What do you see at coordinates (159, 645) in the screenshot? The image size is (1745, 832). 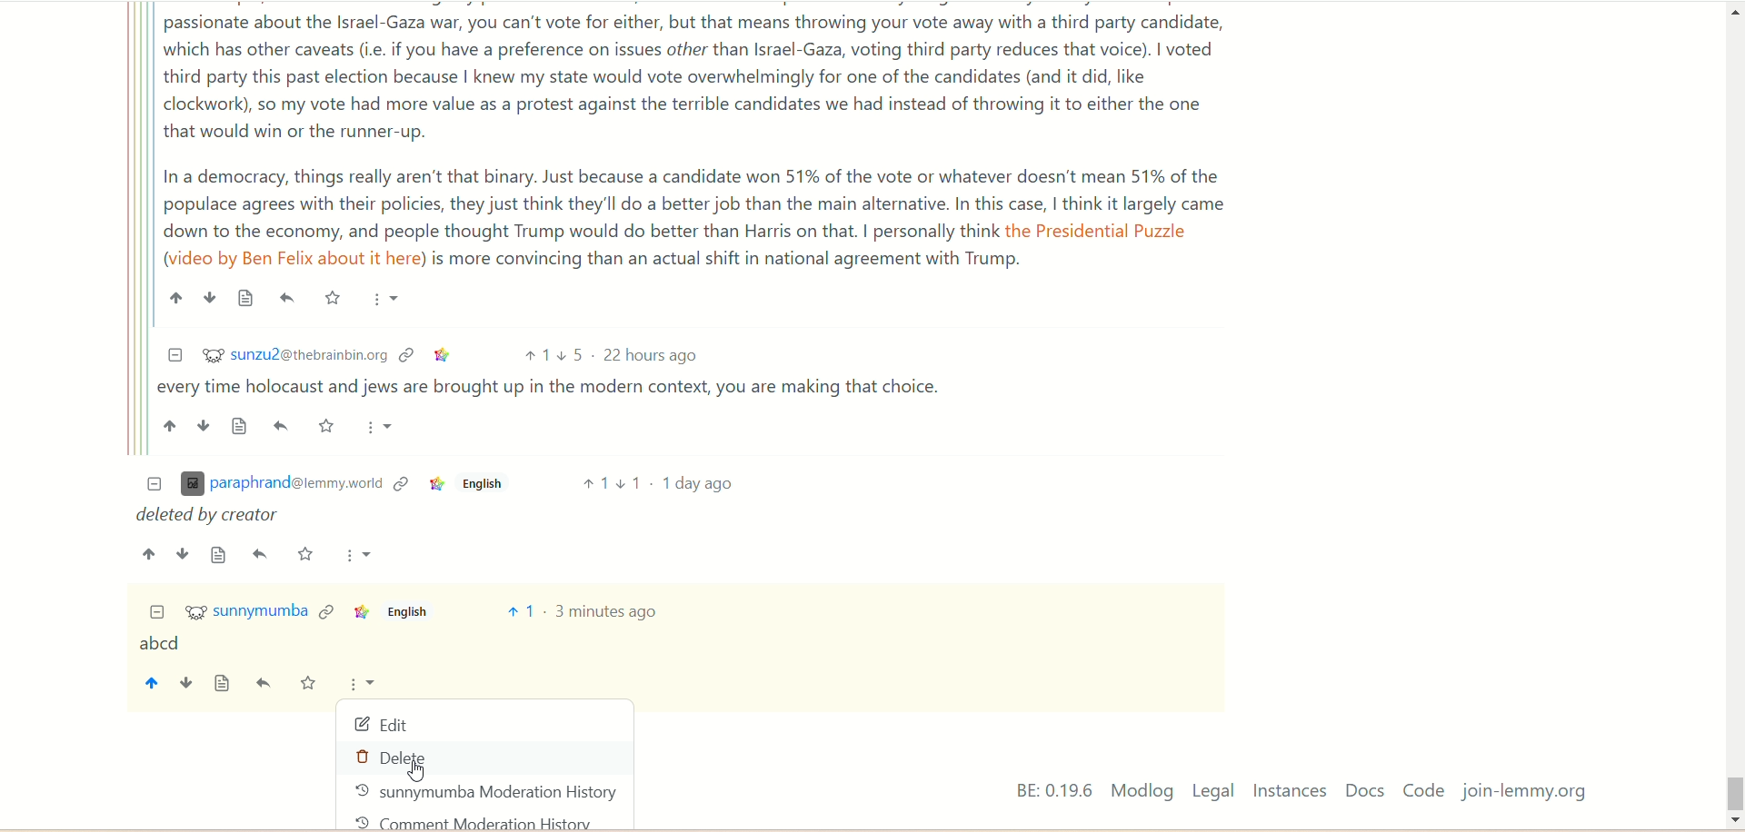 I see `abcd` at bounding box center [159, 645].